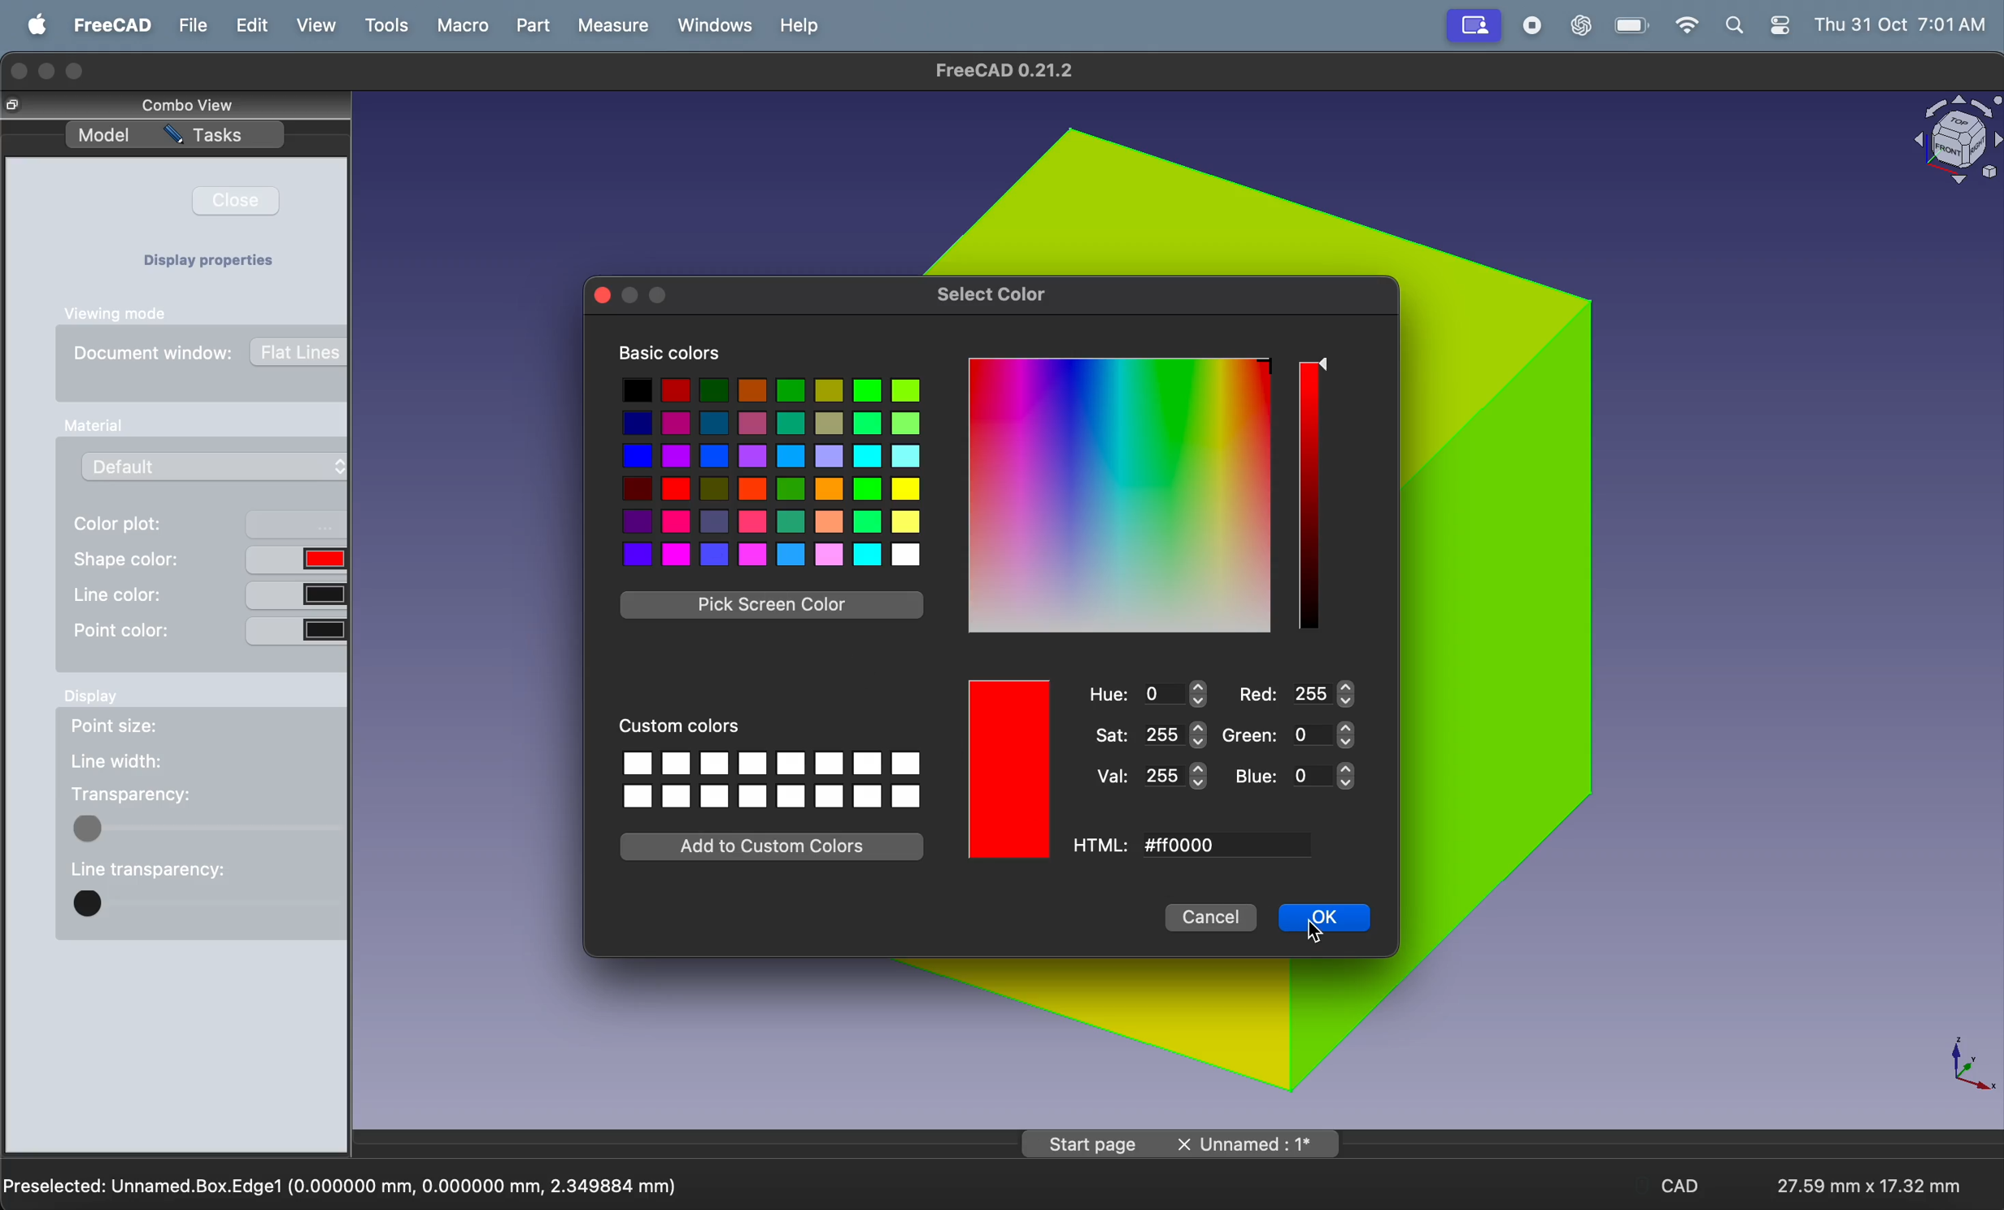  I want to click on basic color, so click(674, 354).